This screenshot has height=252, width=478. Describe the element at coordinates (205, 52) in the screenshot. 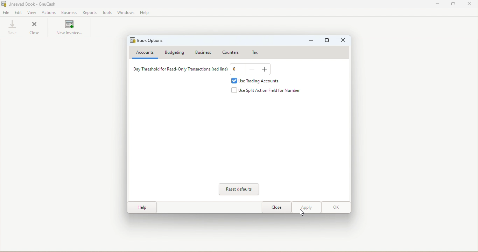

I see `Business` at that location.